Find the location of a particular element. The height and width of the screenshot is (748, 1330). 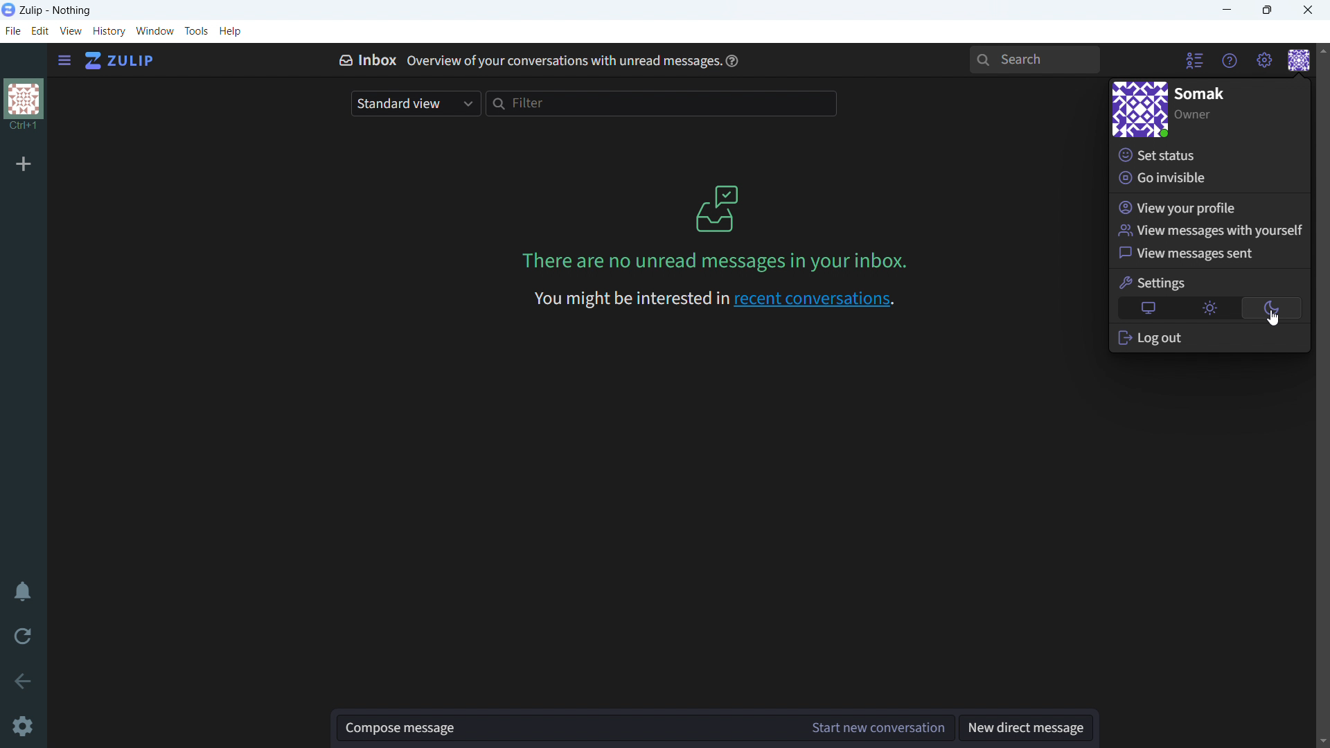

edit is located at coordinates (40, 31).